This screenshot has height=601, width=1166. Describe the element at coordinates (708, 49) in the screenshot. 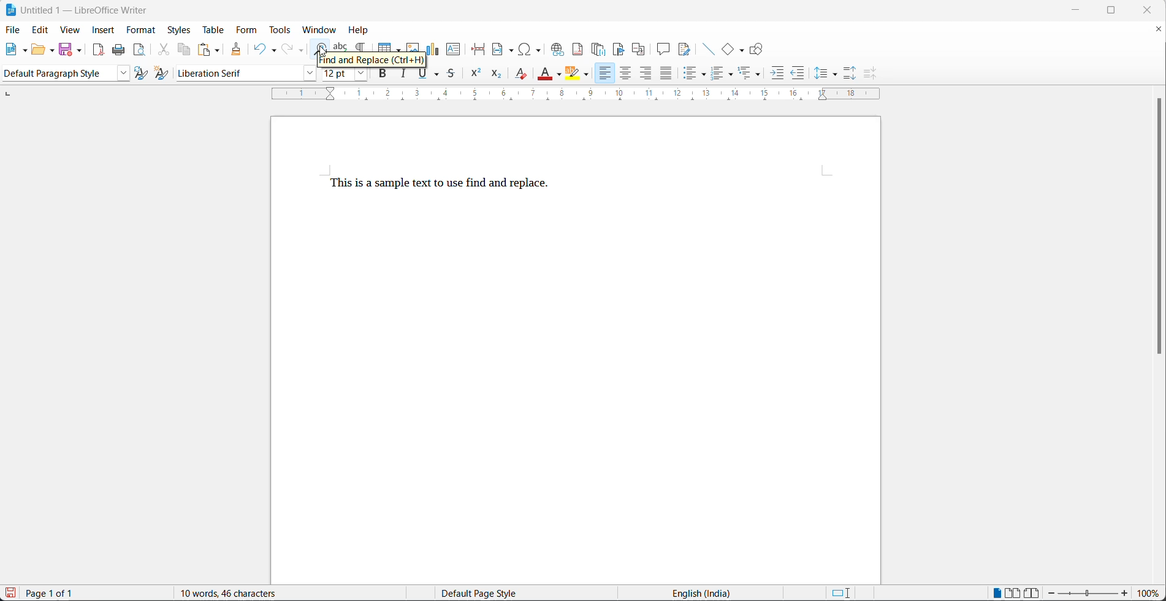

I see `insert lines` at that location.